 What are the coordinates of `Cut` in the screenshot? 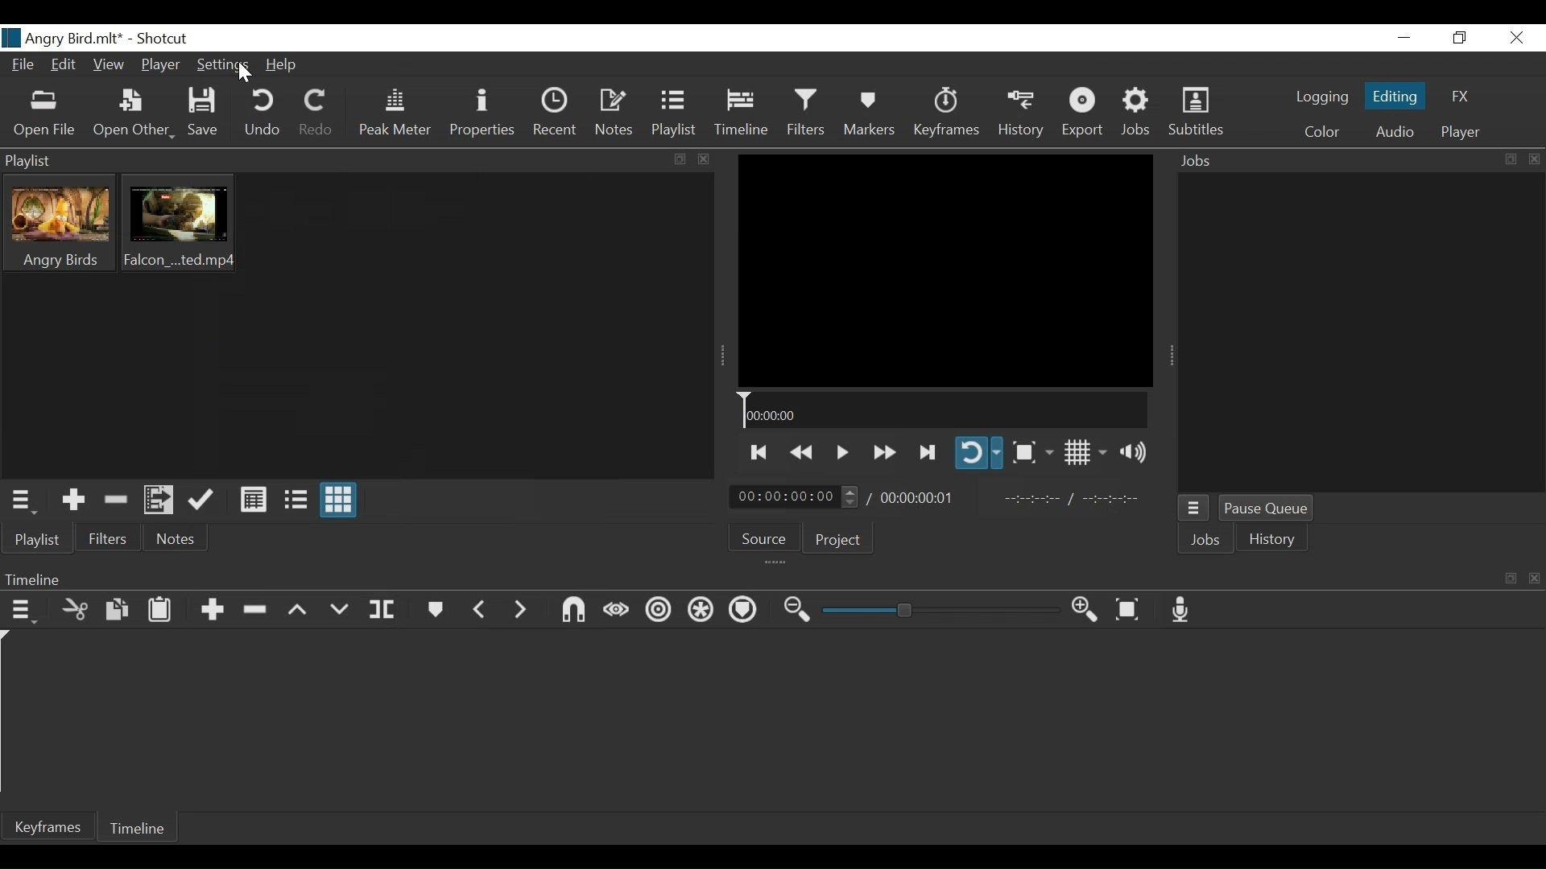 It's located at (75, 612).